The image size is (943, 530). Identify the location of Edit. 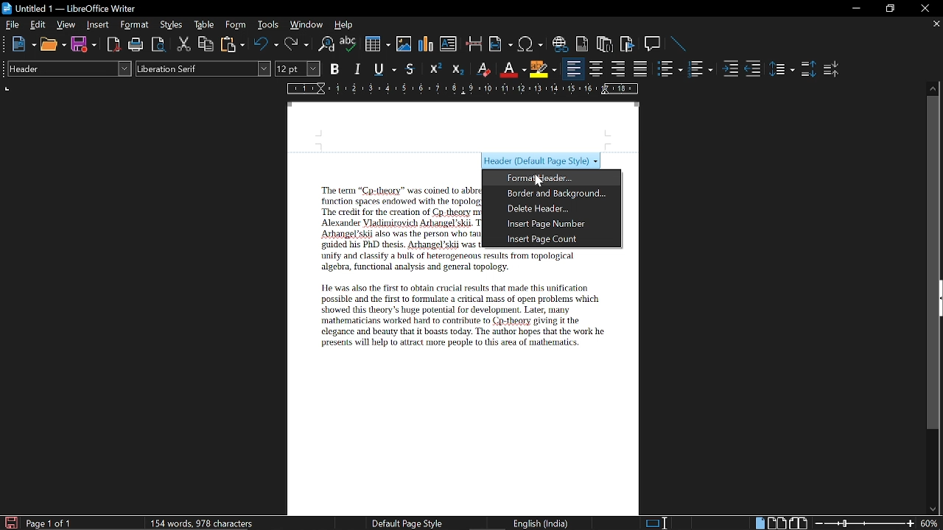
(38, 24).